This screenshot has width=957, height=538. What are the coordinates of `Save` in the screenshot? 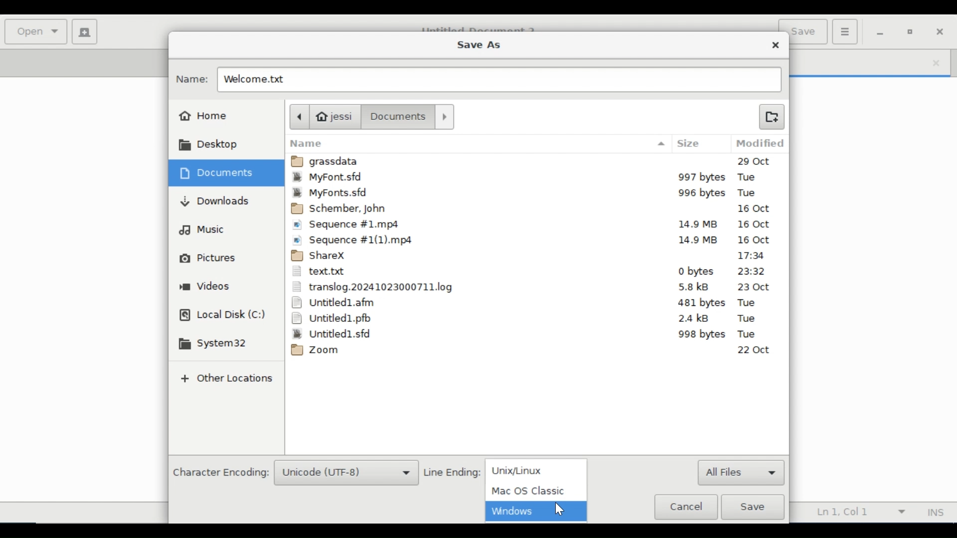 It's located at (753, 507).